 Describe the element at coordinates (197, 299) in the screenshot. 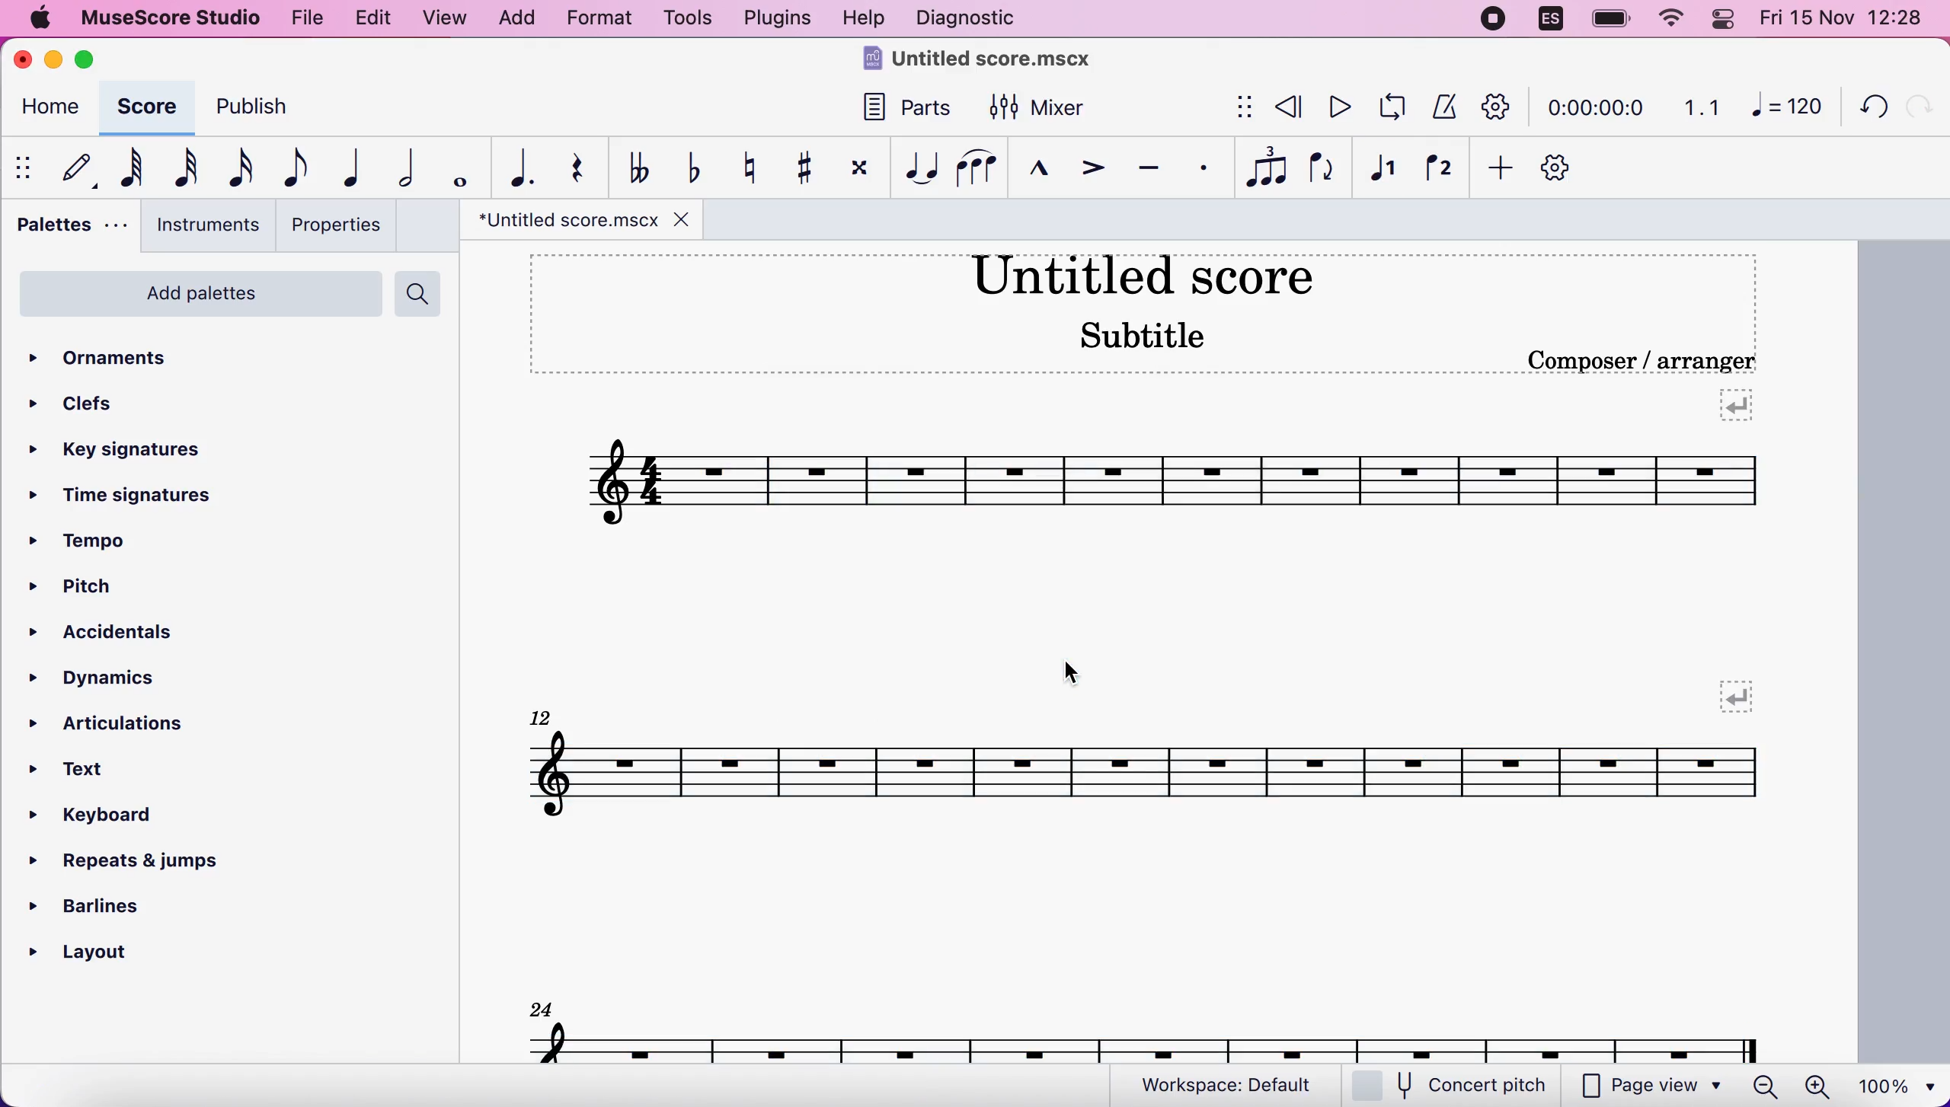

I see `add palettes` at that location.